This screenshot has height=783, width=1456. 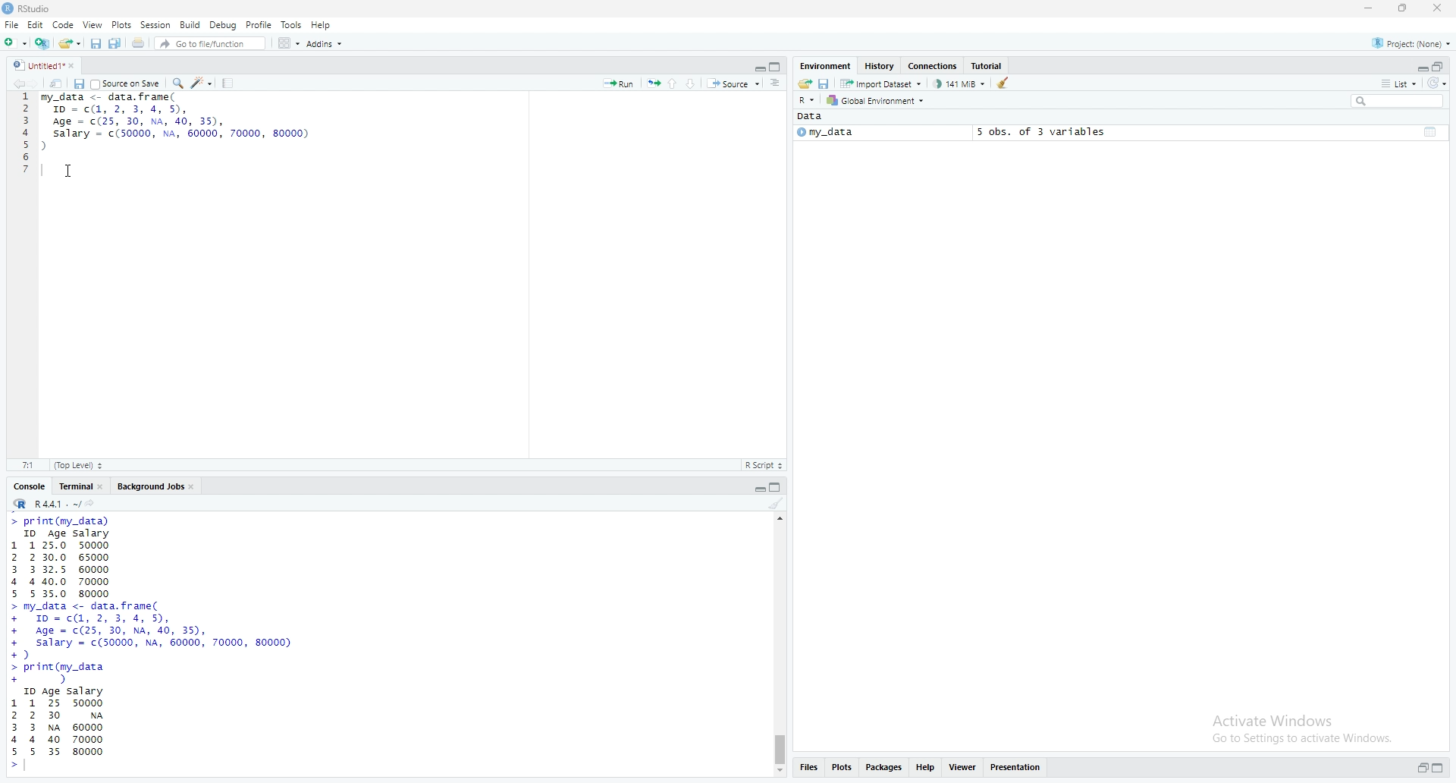 I want to click on project(None), so click(x=1414, y=46).